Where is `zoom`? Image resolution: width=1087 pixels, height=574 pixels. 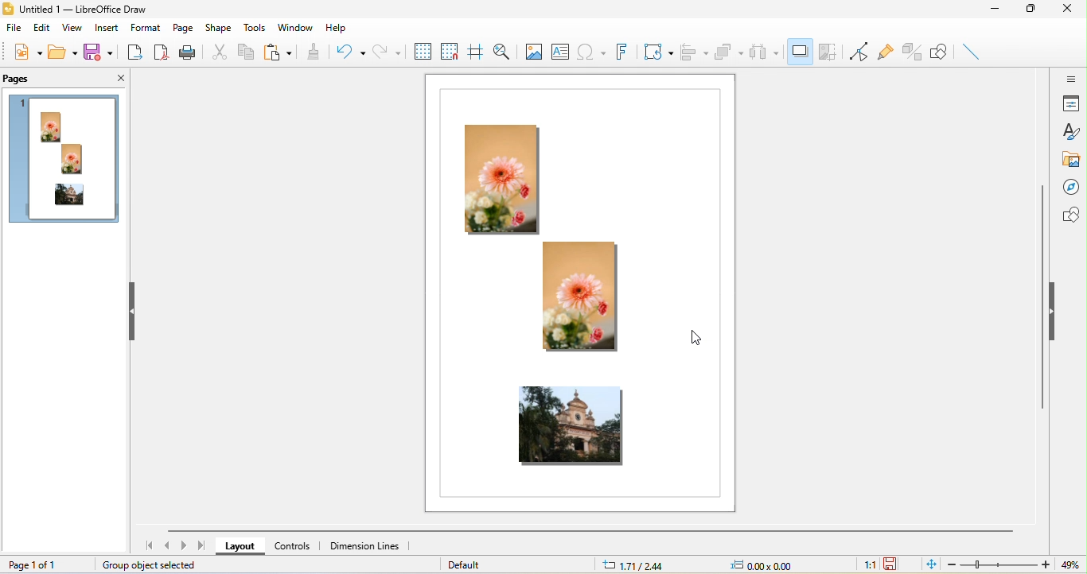
zoom is located at coordinates (1000, 564).